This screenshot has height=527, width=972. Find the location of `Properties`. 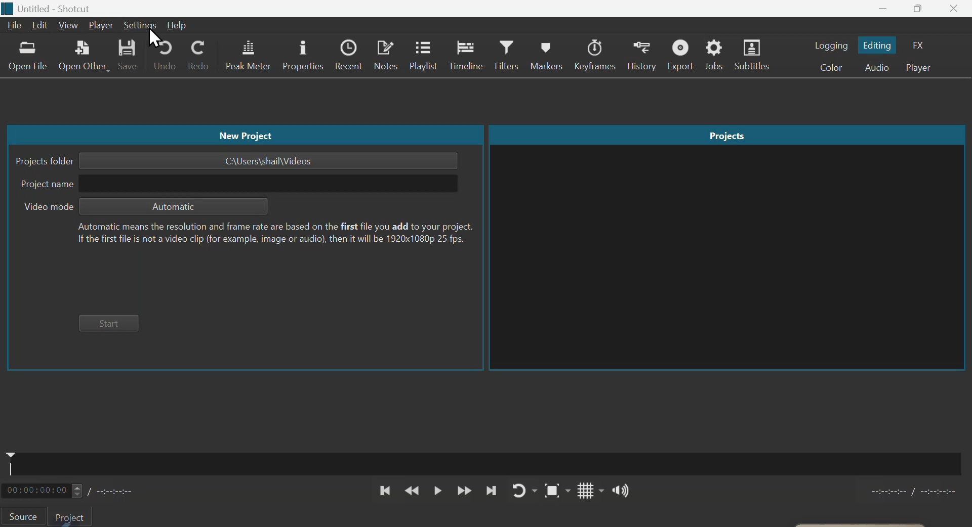

Properties is located at coordinates (301, 55).